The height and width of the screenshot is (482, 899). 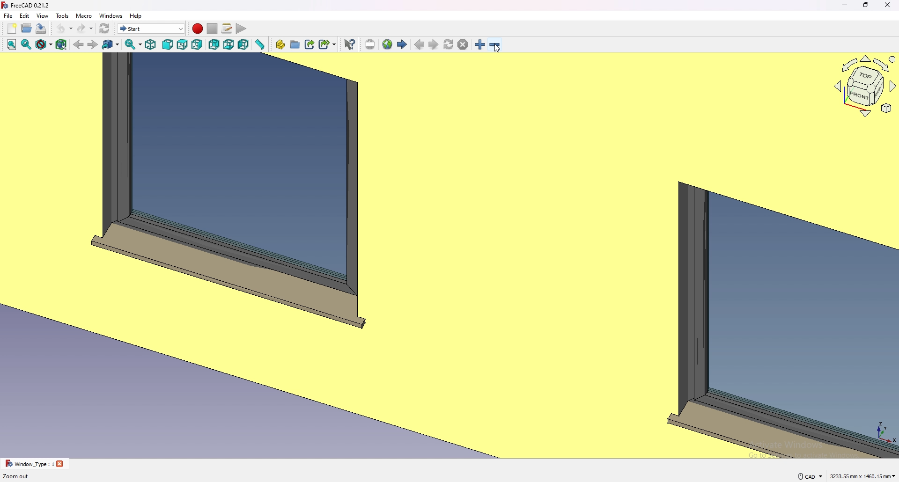 What do you see at coordinates (16, 476) in the screenshot?
I see `description` at bounding box center [16, 476].